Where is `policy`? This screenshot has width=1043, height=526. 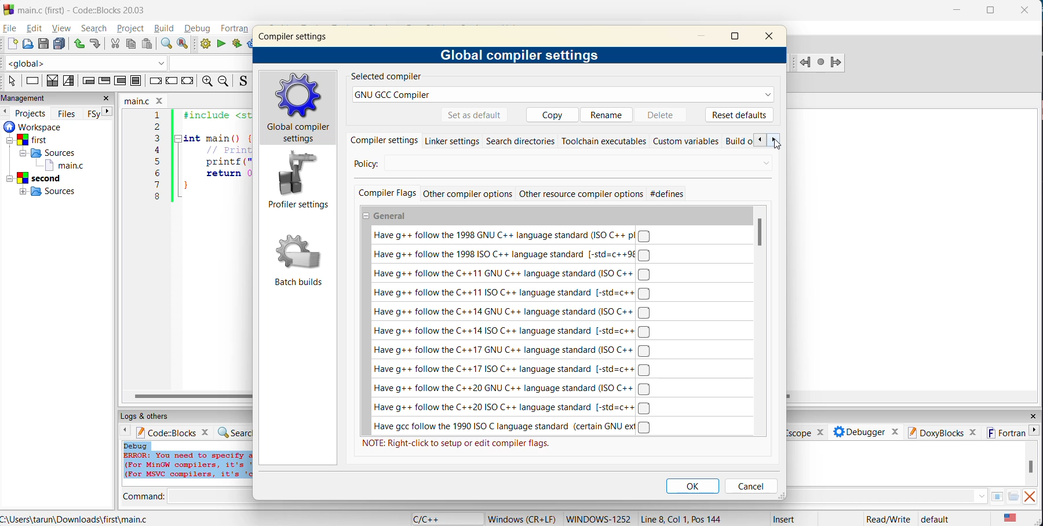 policy is located at coordinates (376, 165).